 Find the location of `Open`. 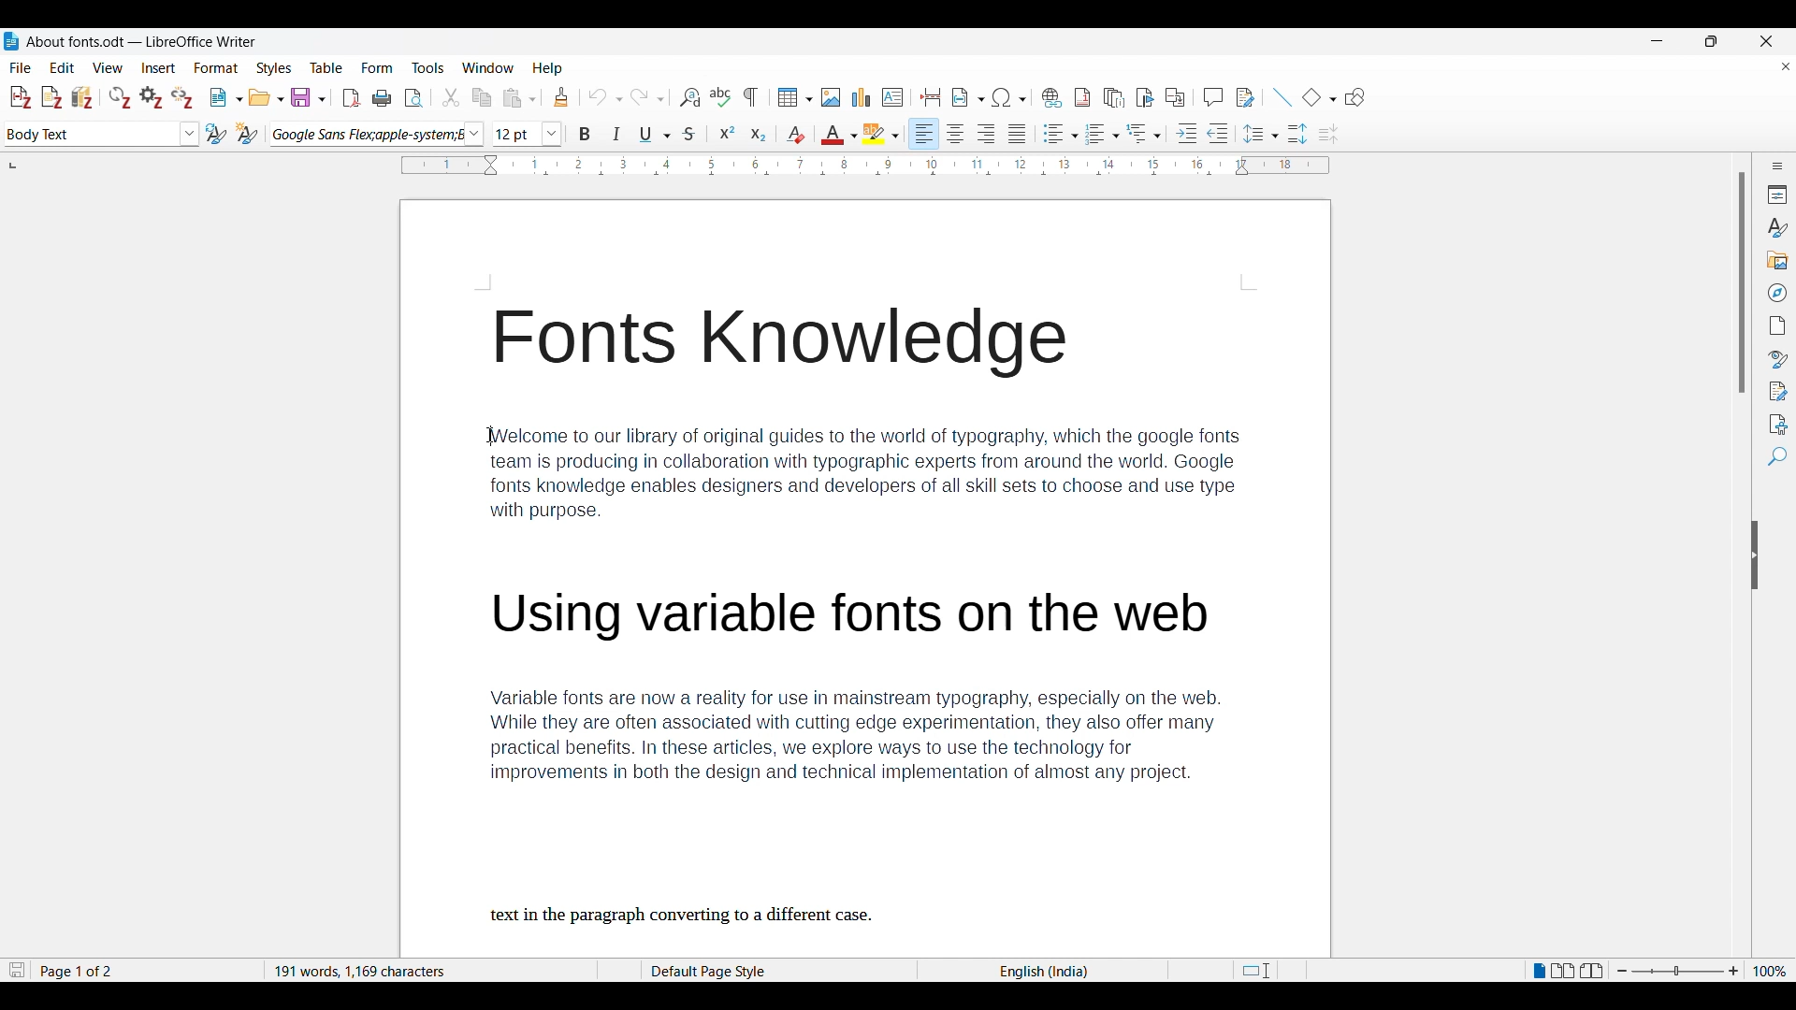

Open is located at coordinates (267, 97).